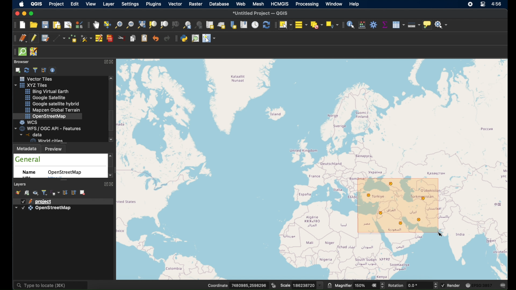 The image size is (516, 290). Describe the element at coordinates (285, 24) in the screenshot. I see `select feature by area or single click` at that location.